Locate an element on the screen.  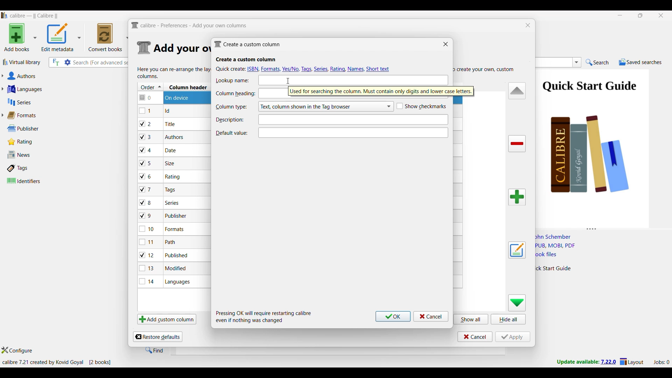
Indicates description text box is located at coordinates (230, 120).